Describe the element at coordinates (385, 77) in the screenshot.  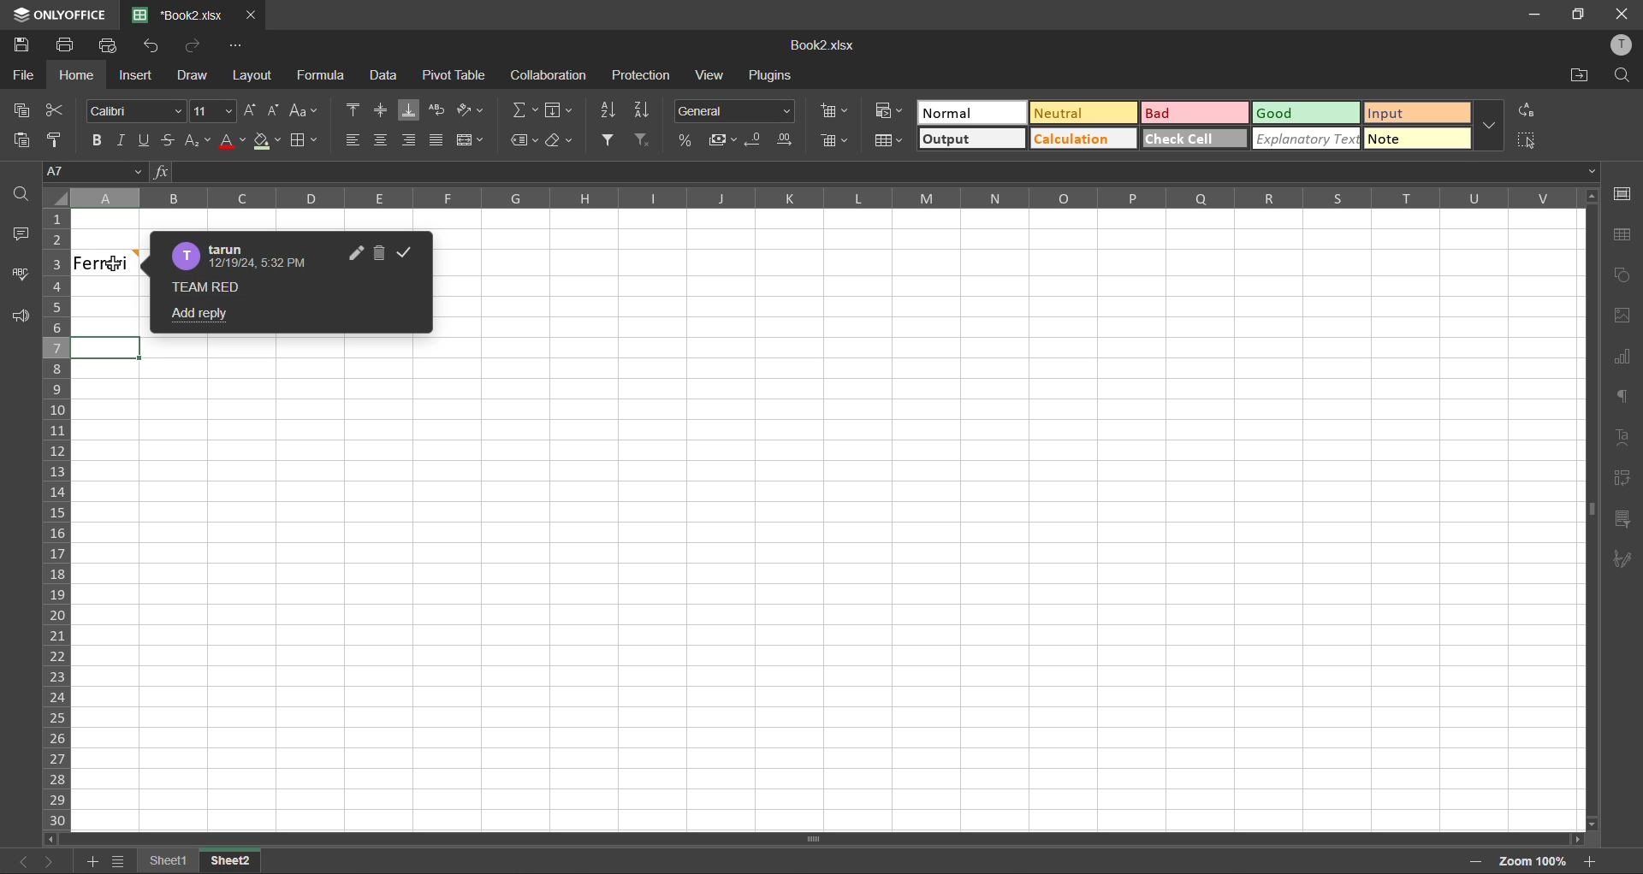
I see `data` at that location.